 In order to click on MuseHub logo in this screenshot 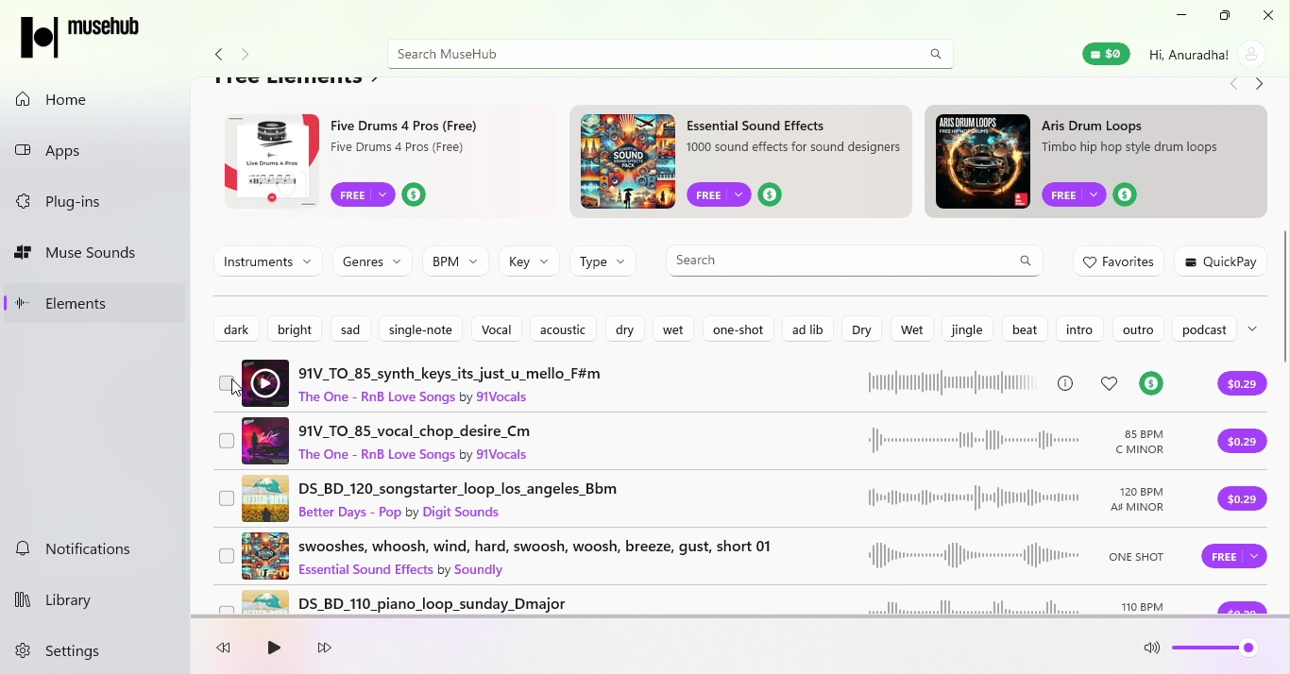, I will do `click(85, 36)`.